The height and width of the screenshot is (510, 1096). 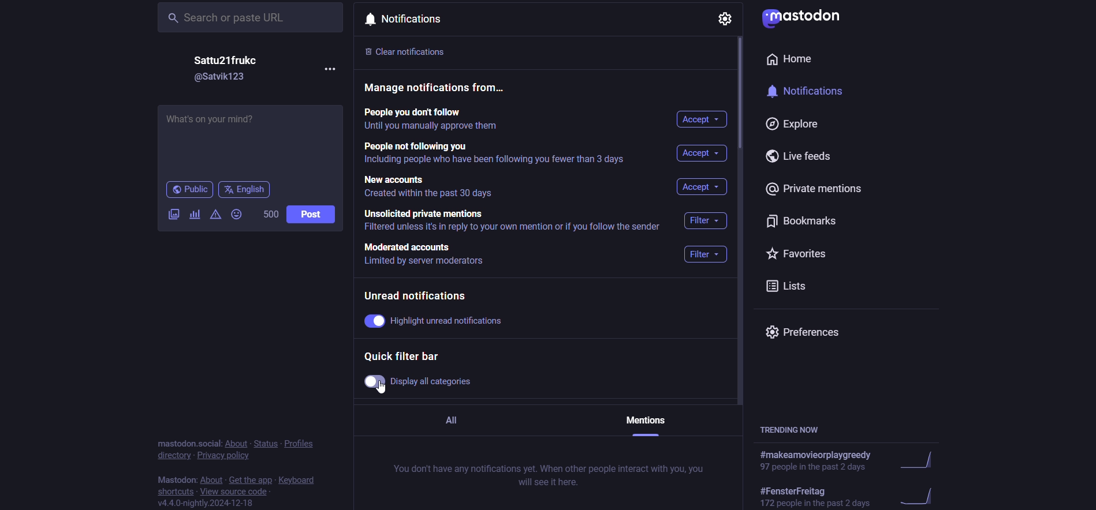 I want to click on trending graph, so click(x=919, y=460).